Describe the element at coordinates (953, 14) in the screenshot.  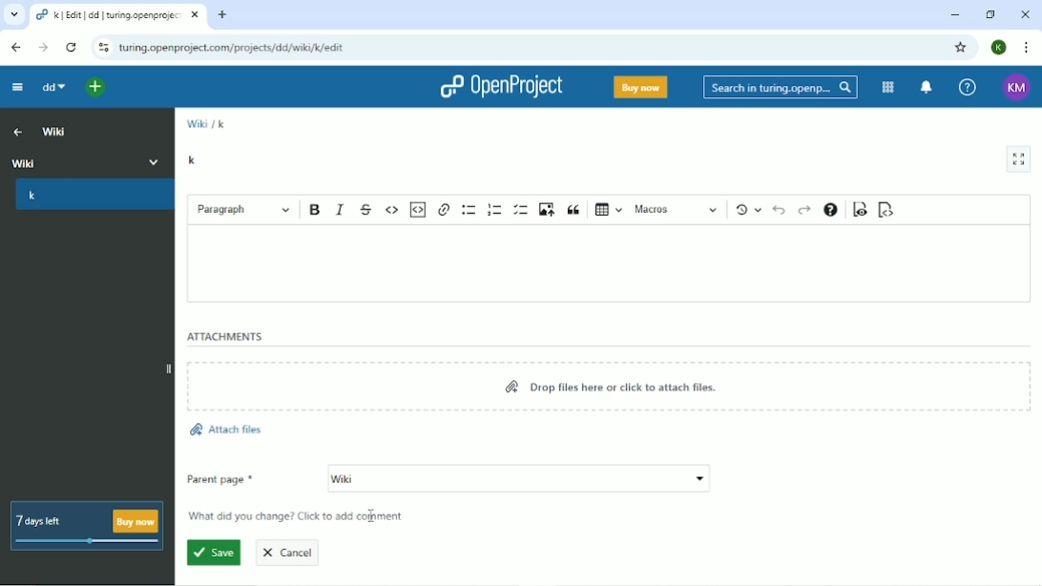
I see `Minimize` at that location.